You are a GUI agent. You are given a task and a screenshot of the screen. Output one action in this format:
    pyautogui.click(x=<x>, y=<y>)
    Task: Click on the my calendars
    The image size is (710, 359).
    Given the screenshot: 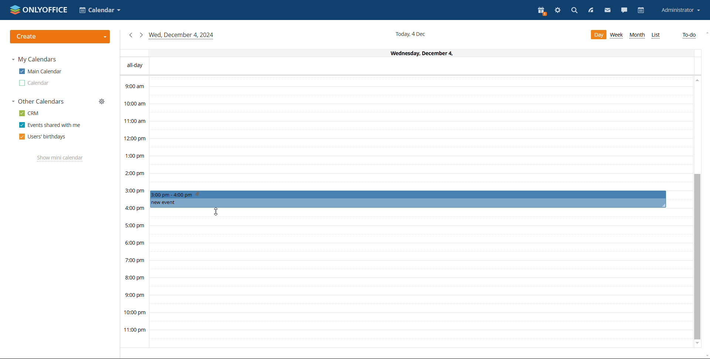 What is the action you would take?
    pyautogui.click(x=34, y=59)
    